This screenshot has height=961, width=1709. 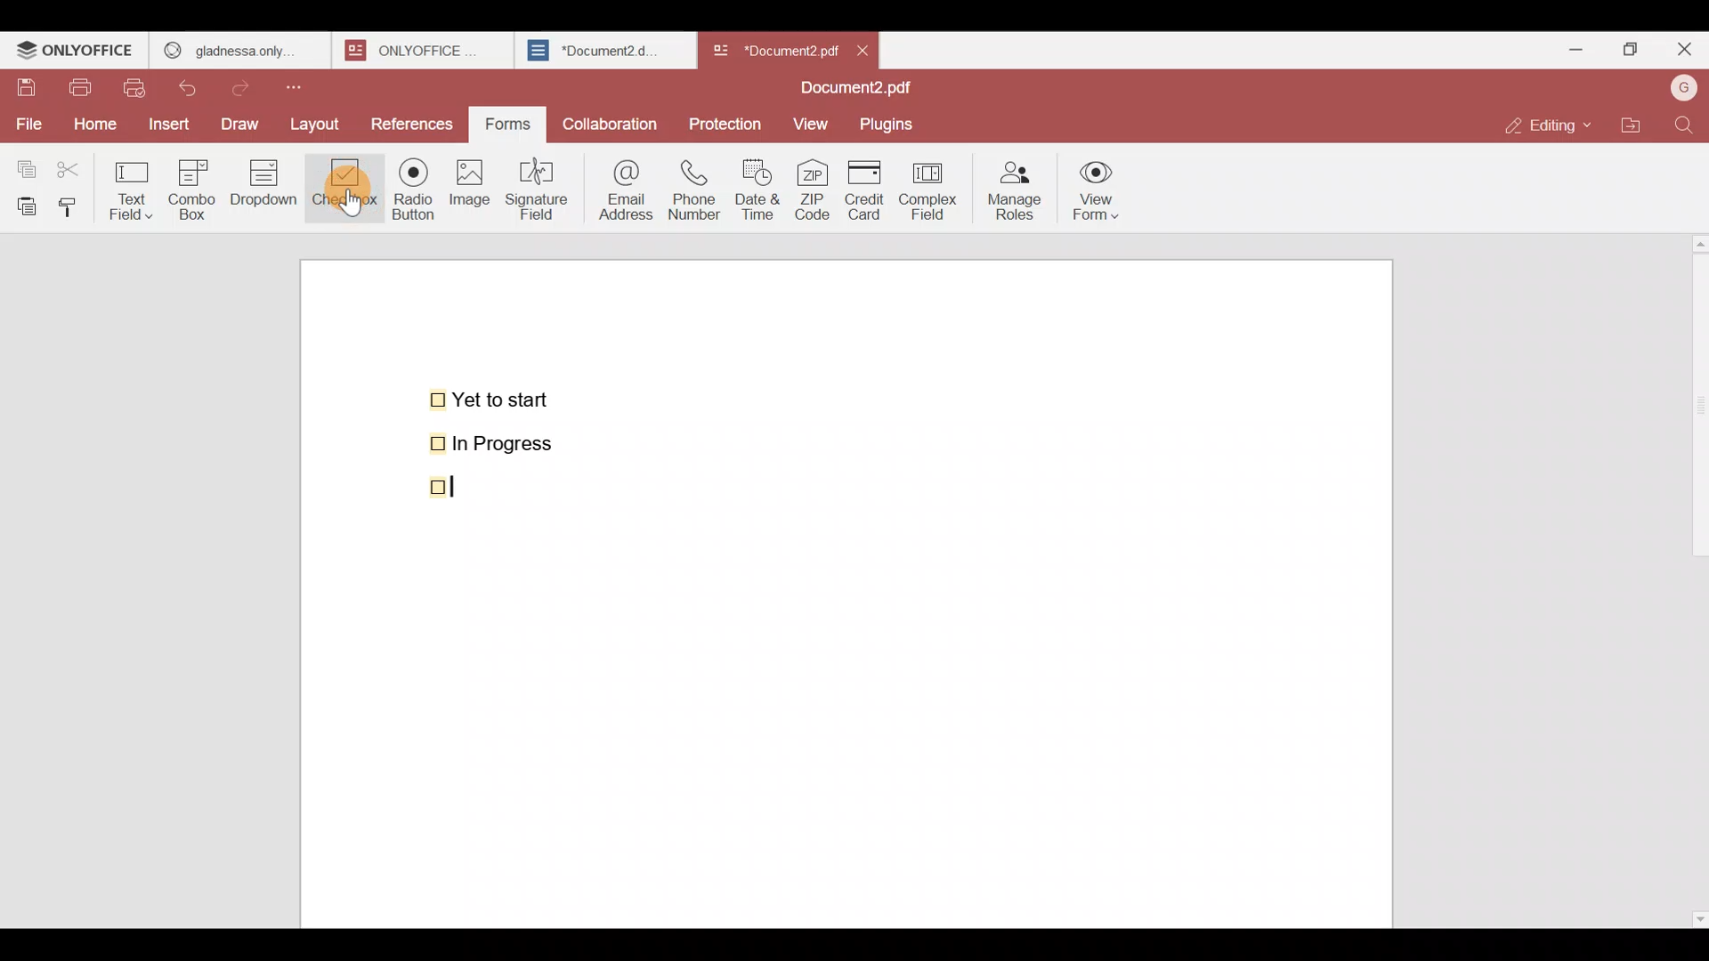 I want to click on Text field, so click(x=134, y=185).